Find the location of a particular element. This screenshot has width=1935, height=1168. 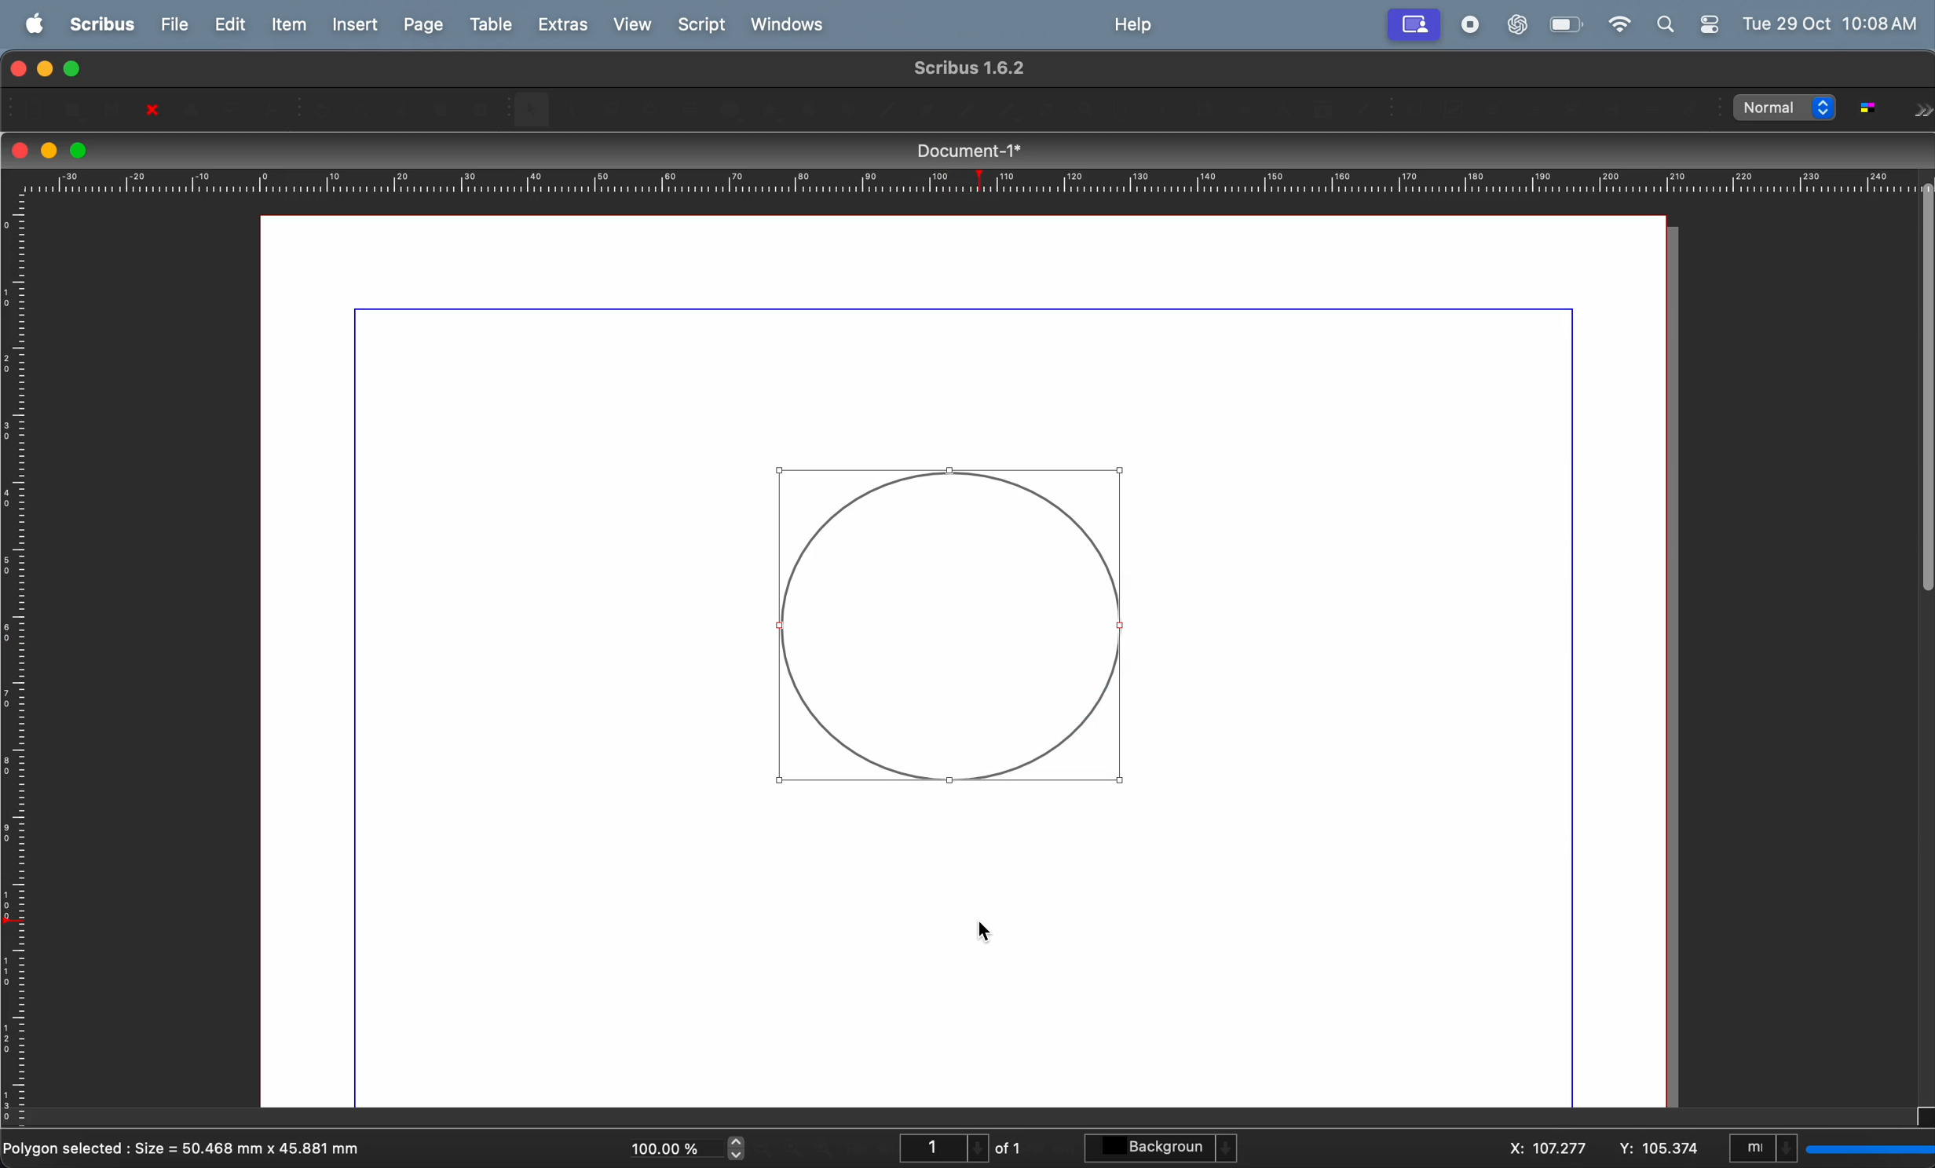

Script is located at coordinates (704, 24).